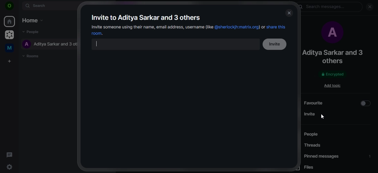  Describe the element at coordinates (336, 56) in the screenshot. I see `aditya sarkar and 3 others` at that location.